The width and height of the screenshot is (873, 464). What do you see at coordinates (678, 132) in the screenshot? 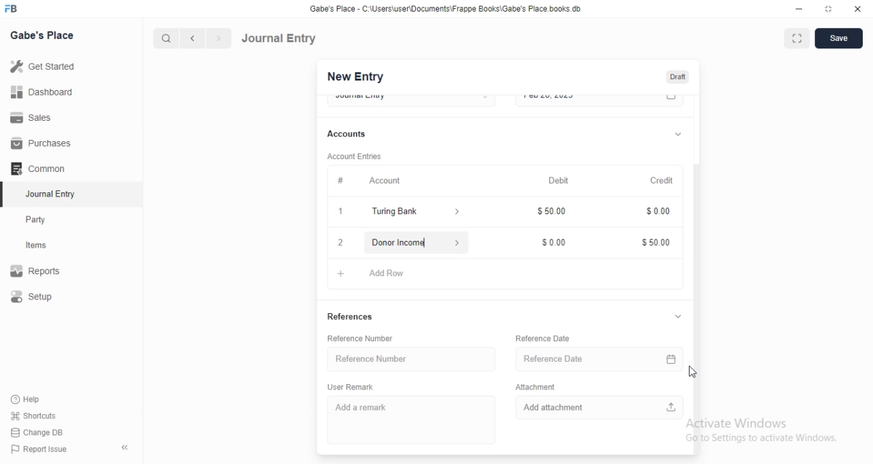
I see `collapse` at bounding box center [678, 132].